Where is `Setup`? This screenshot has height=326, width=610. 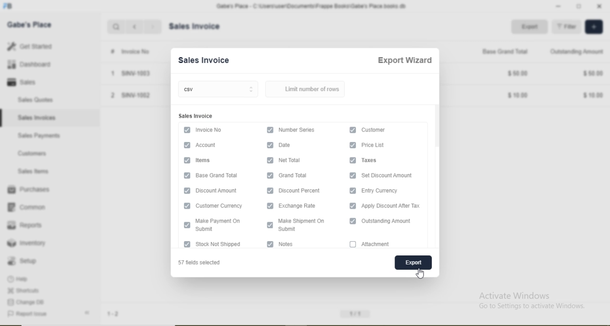 Setup is located at coordinates (26, 261).